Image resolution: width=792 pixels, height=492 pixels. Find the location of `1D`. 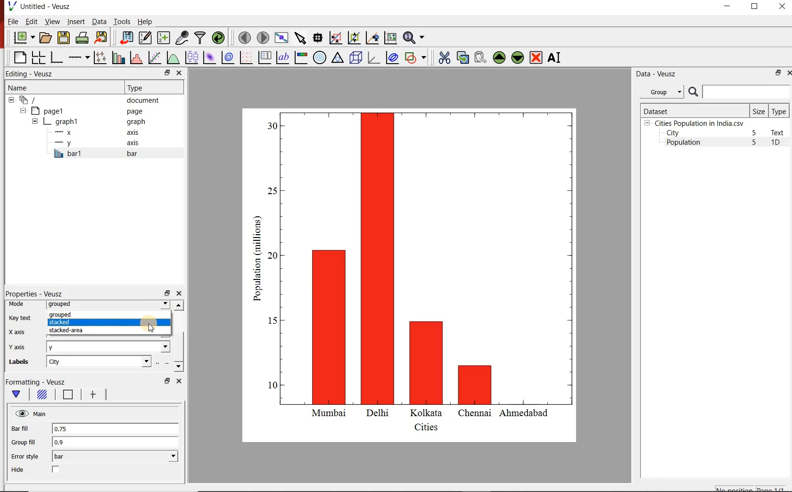

1D is located at coordinates (779, 143).